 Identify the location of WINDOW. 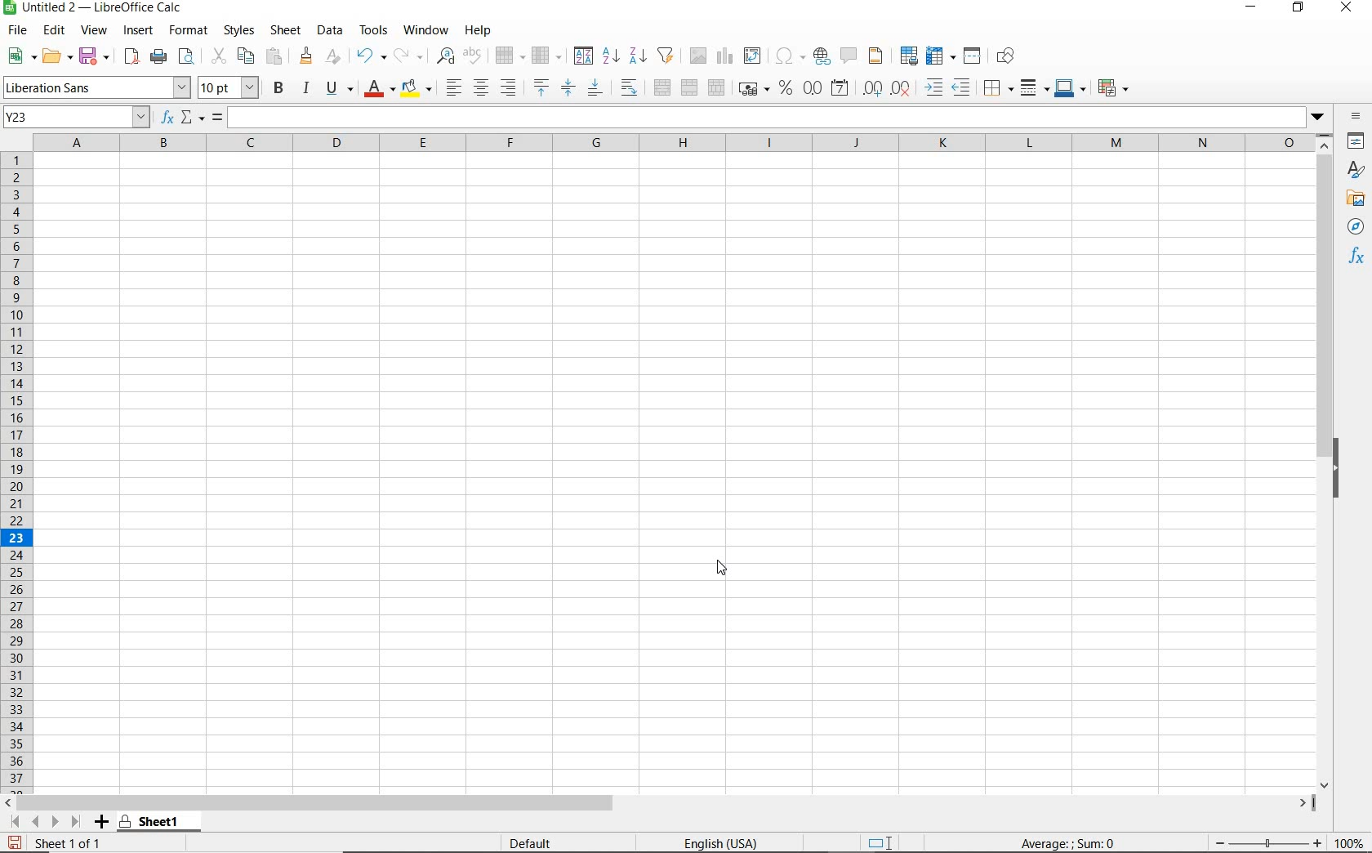
(424, 30).